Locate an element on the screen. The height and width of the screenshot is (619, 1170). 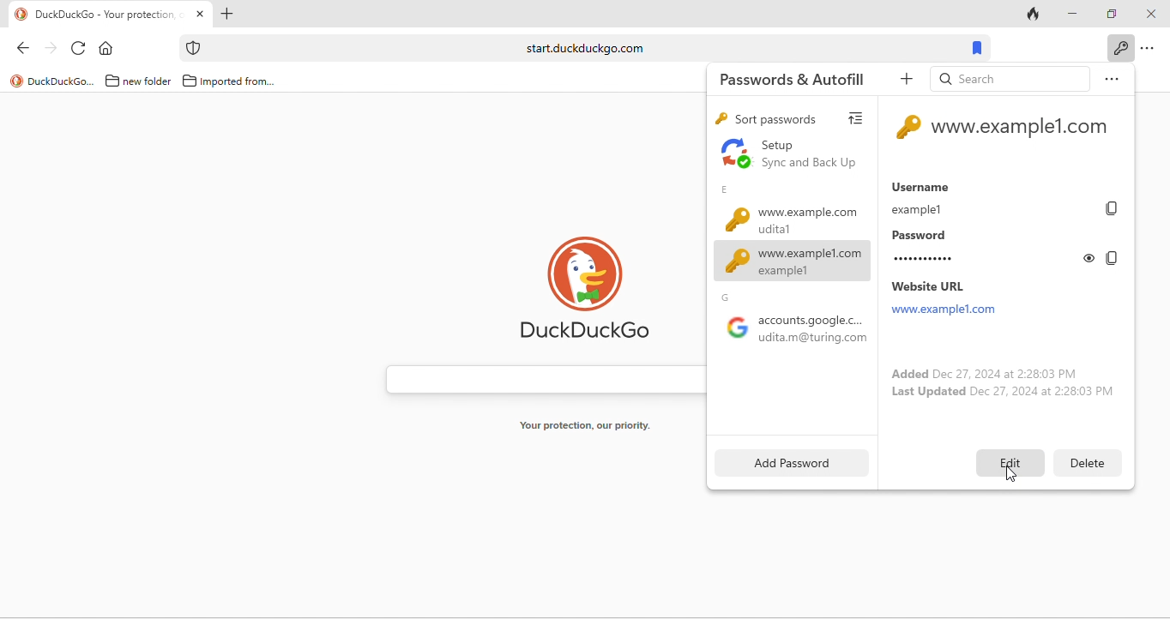
your protection, our priority. is located at coordinates (586, 426).